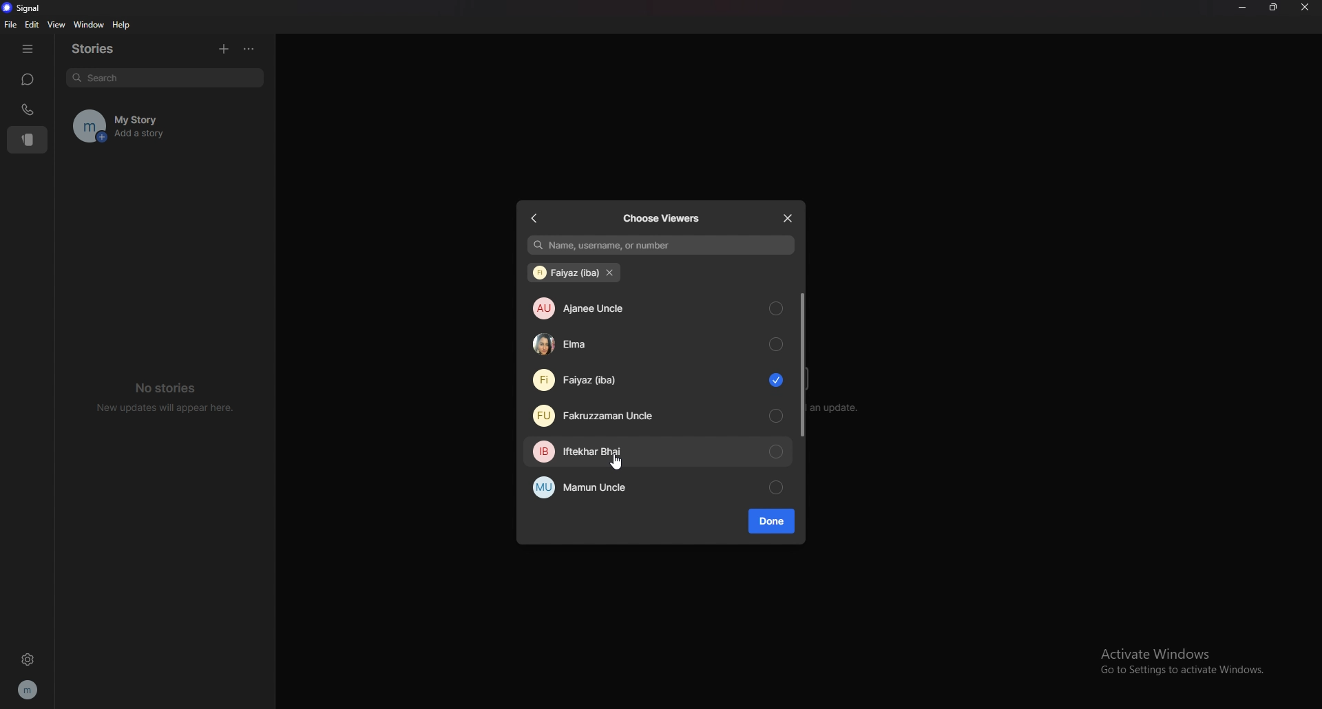 This screenshot has height=709, width=1322. I want to click on profile, so click(29, 688).